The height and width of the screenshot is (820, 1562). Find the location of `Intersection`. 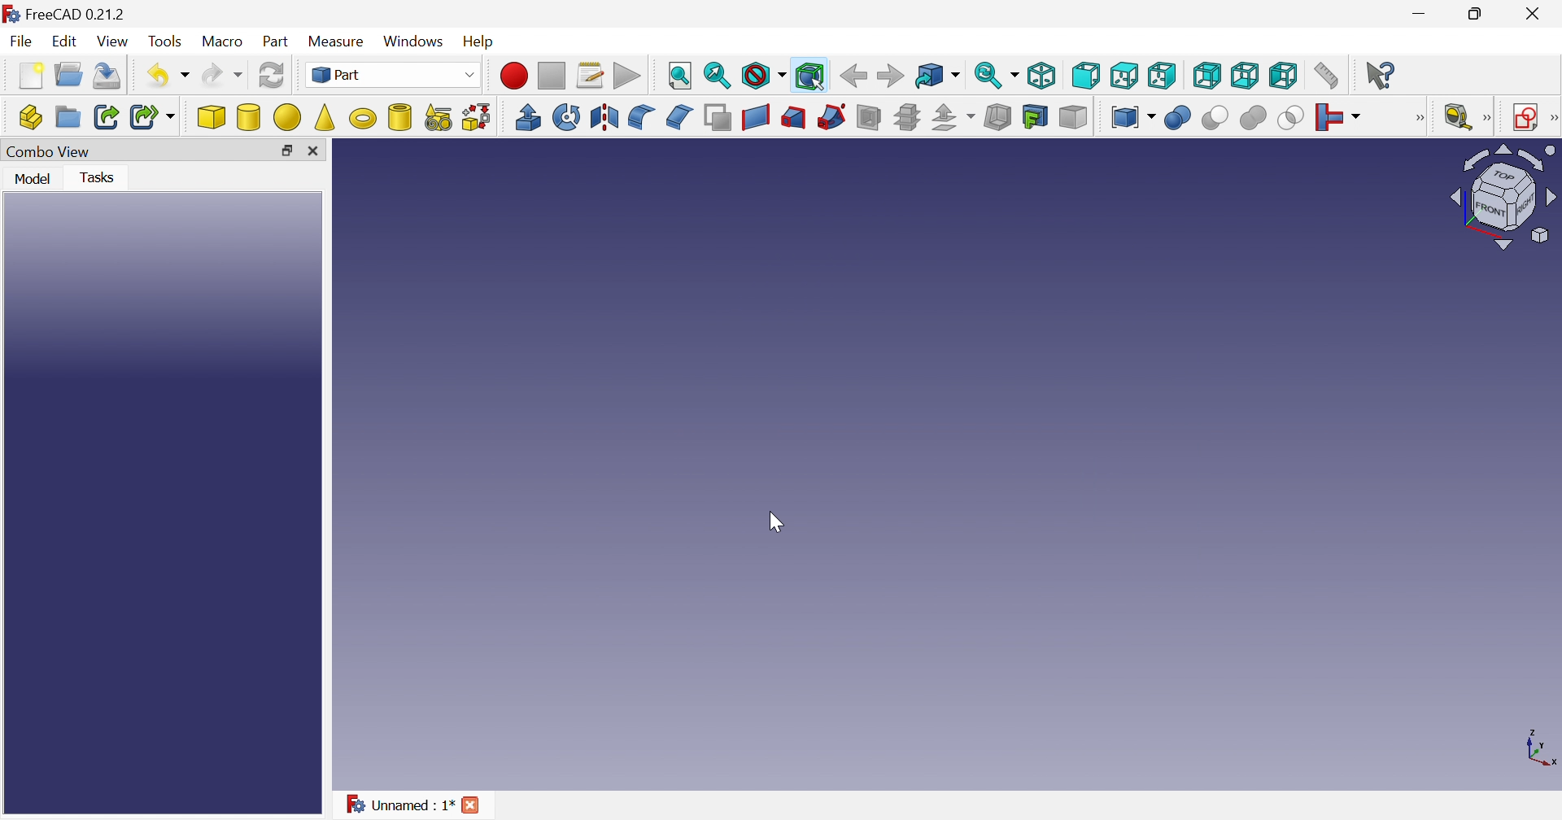

Intersection is located at coordinates (1292, 117).